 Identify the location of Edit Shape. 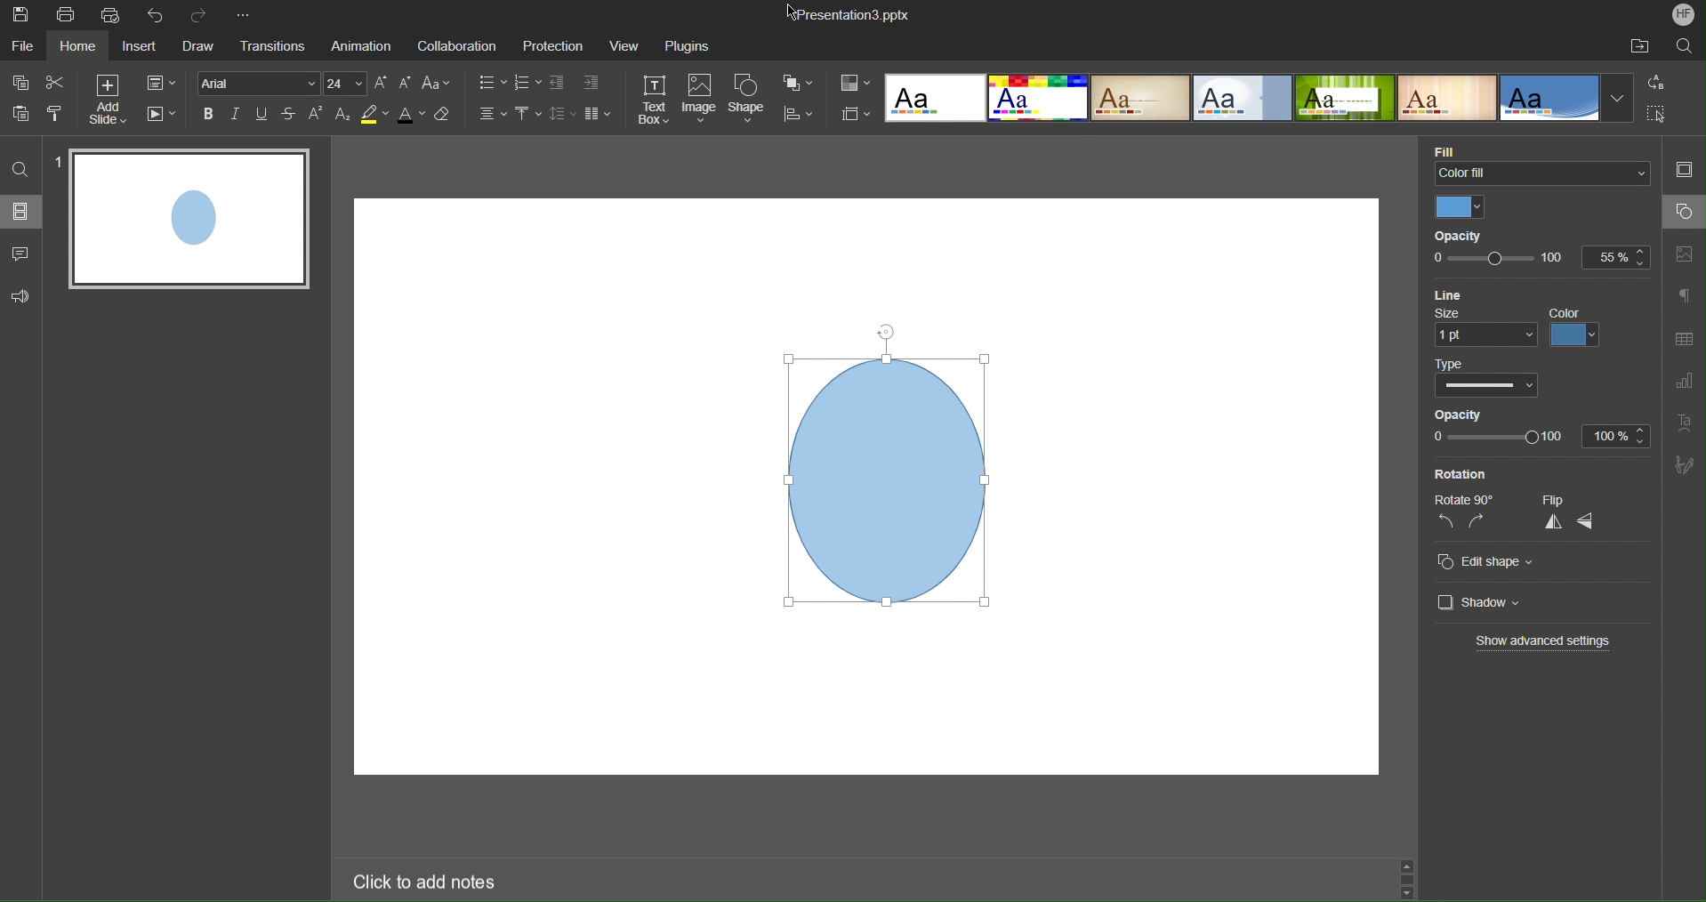
(1490, 561).